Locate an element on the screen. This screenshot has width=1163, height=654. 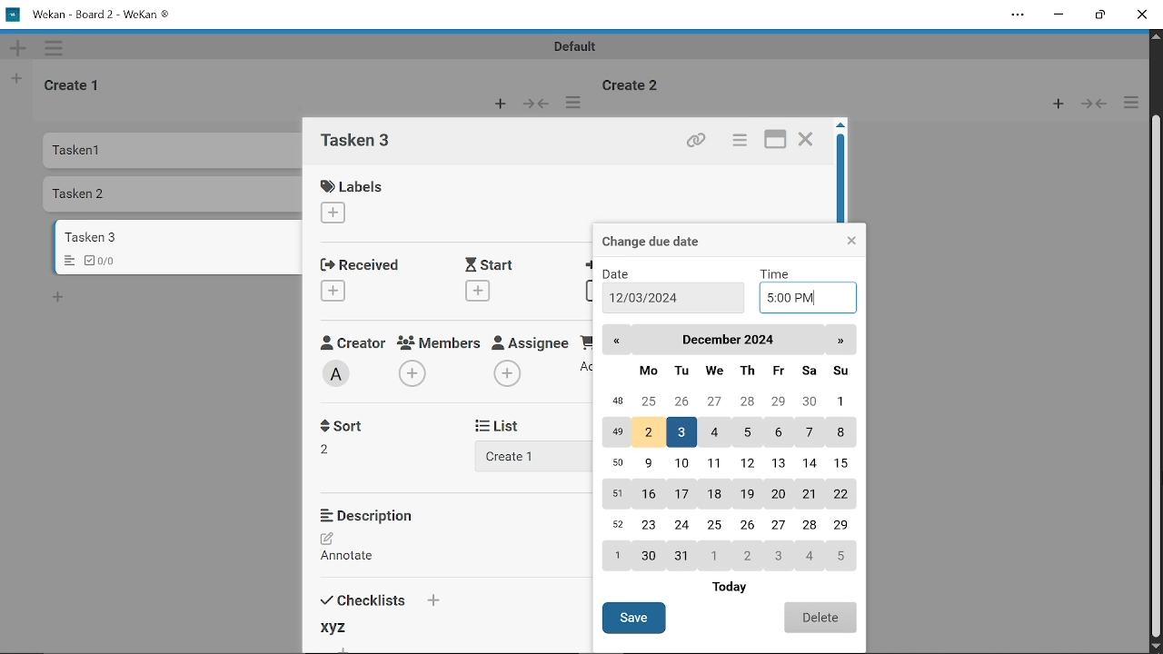
Creator  is located at coordinates (339, 374).